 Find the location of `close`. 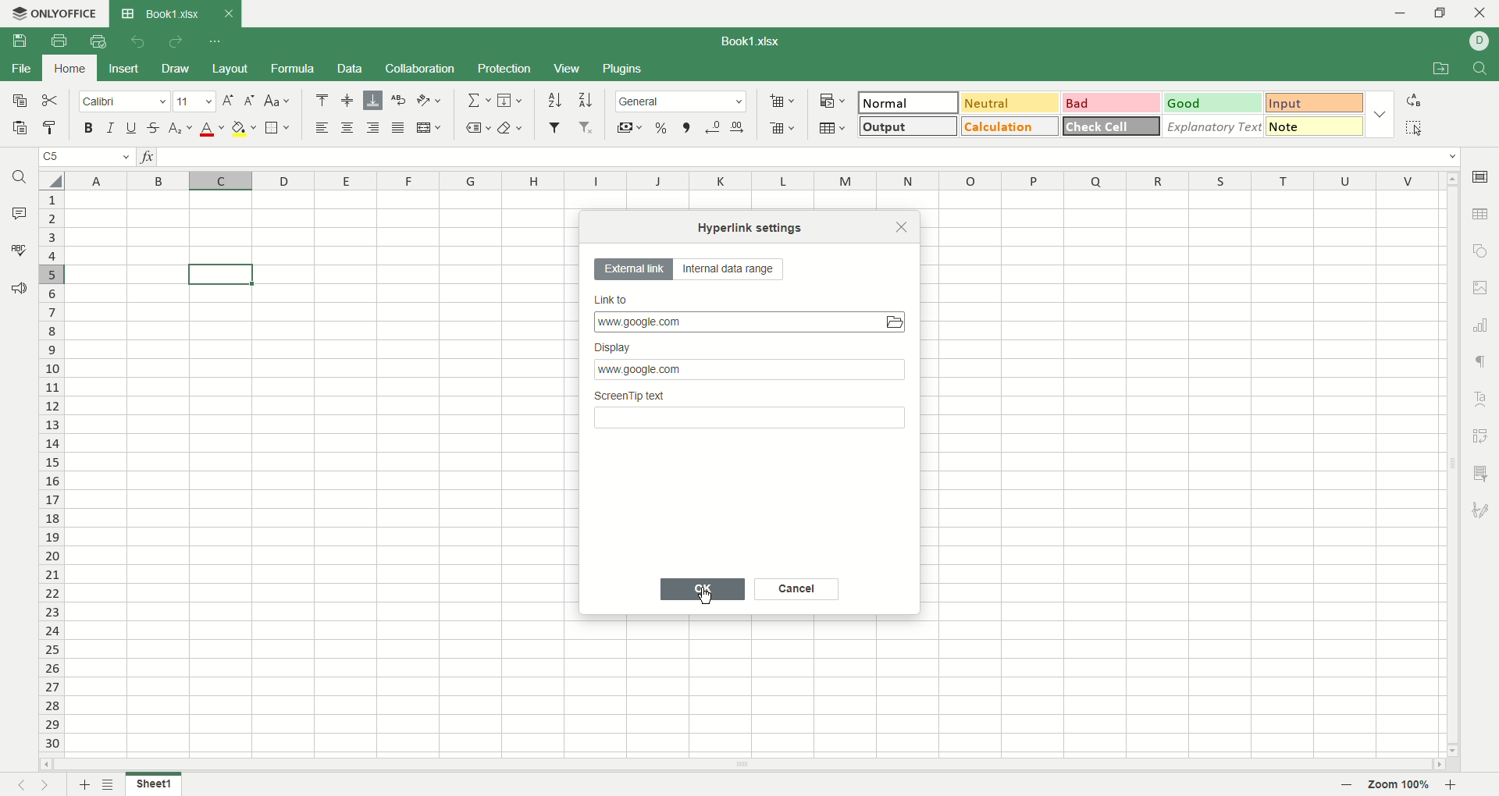

close is located at coordinates (902, 226).